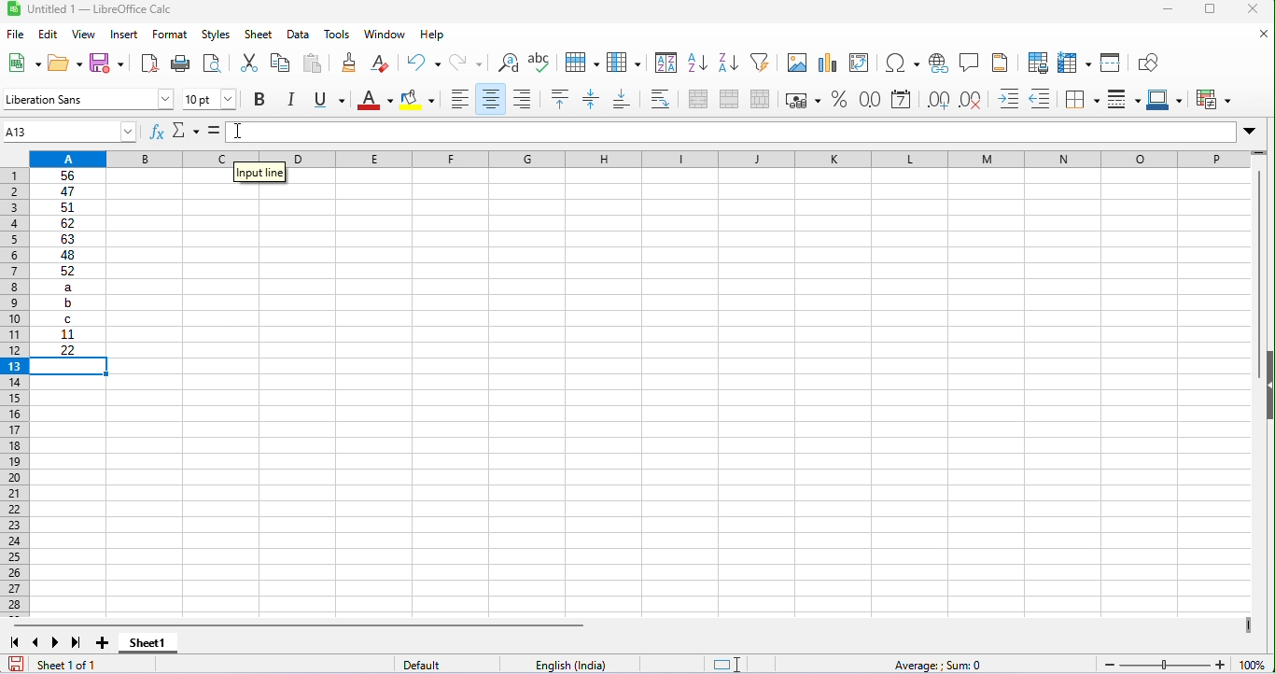  What do you see at coordinates (639, 160) in the screenshot?
I see `column headings` at bounding box center [639, 160].